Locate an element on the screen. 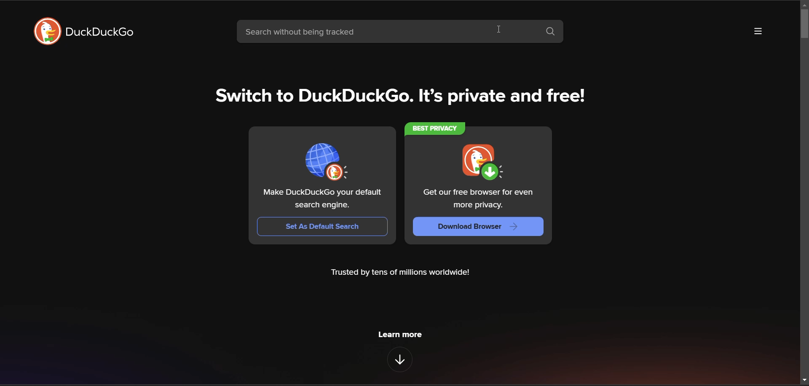 The width and height of the screenshot is (809, 386). Trusted by tens of millions worldwide! is located at coordinates (403, 274).